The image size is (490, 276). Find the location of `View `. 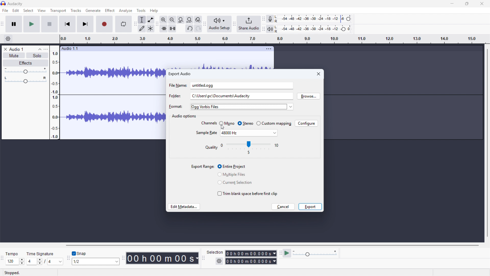

View  is located at coordinates (42, 11).